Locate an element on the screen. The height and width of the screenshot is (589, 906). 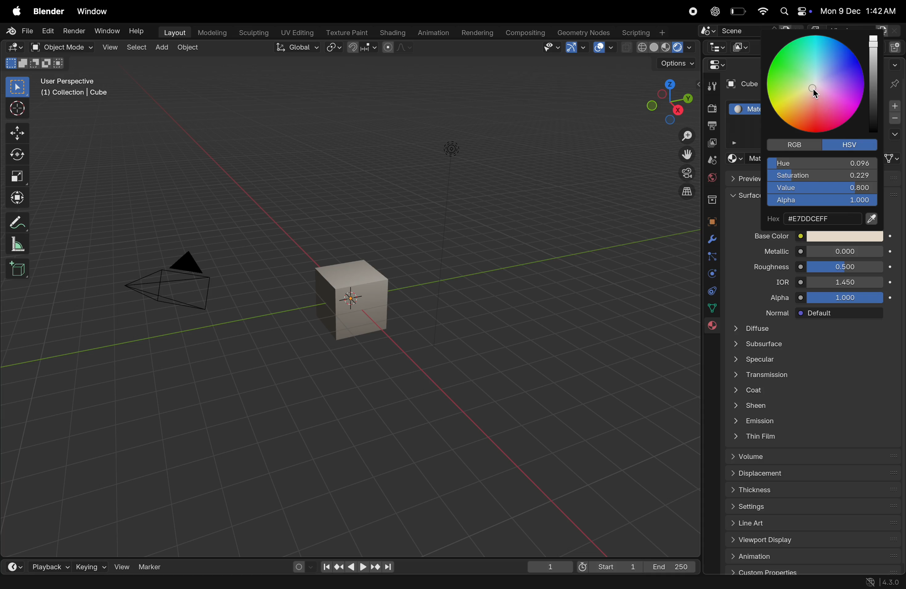
animation is located at coordinates (812, 556).